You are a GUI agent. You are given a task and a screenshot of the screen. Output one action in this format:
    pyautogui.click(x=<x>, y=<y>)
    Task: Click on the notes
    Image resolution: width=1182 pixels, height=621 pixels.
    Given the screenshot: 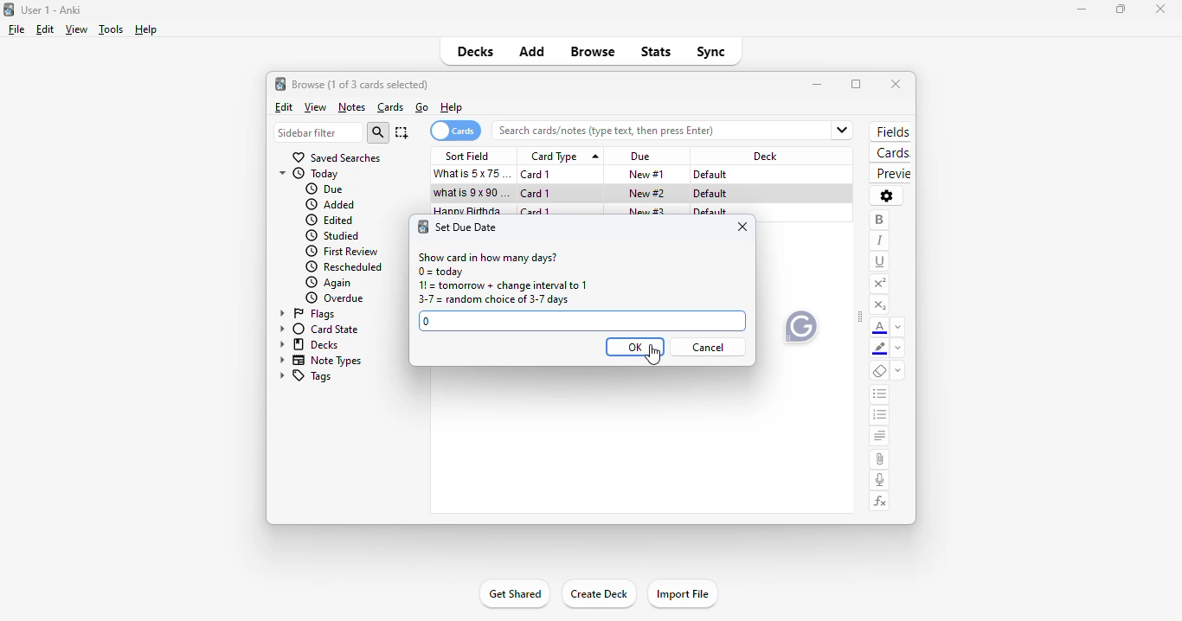 What is the action you would take?
    pyautogui.click(x=352, y=107)
    